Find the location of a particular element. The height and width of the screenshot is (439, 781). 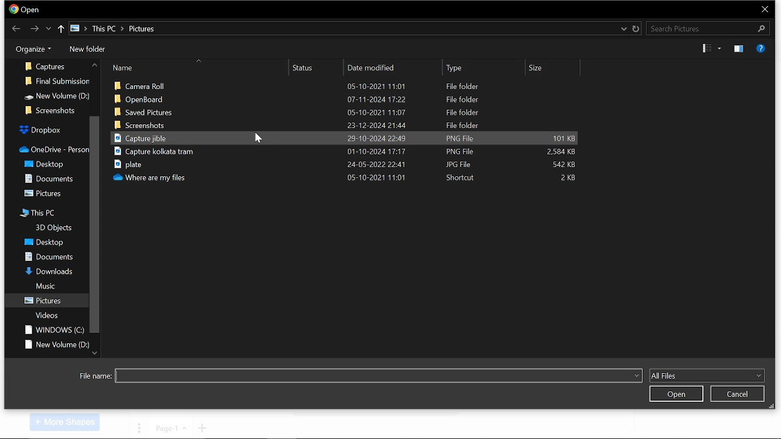

move up is located at coordinates (93, 66).